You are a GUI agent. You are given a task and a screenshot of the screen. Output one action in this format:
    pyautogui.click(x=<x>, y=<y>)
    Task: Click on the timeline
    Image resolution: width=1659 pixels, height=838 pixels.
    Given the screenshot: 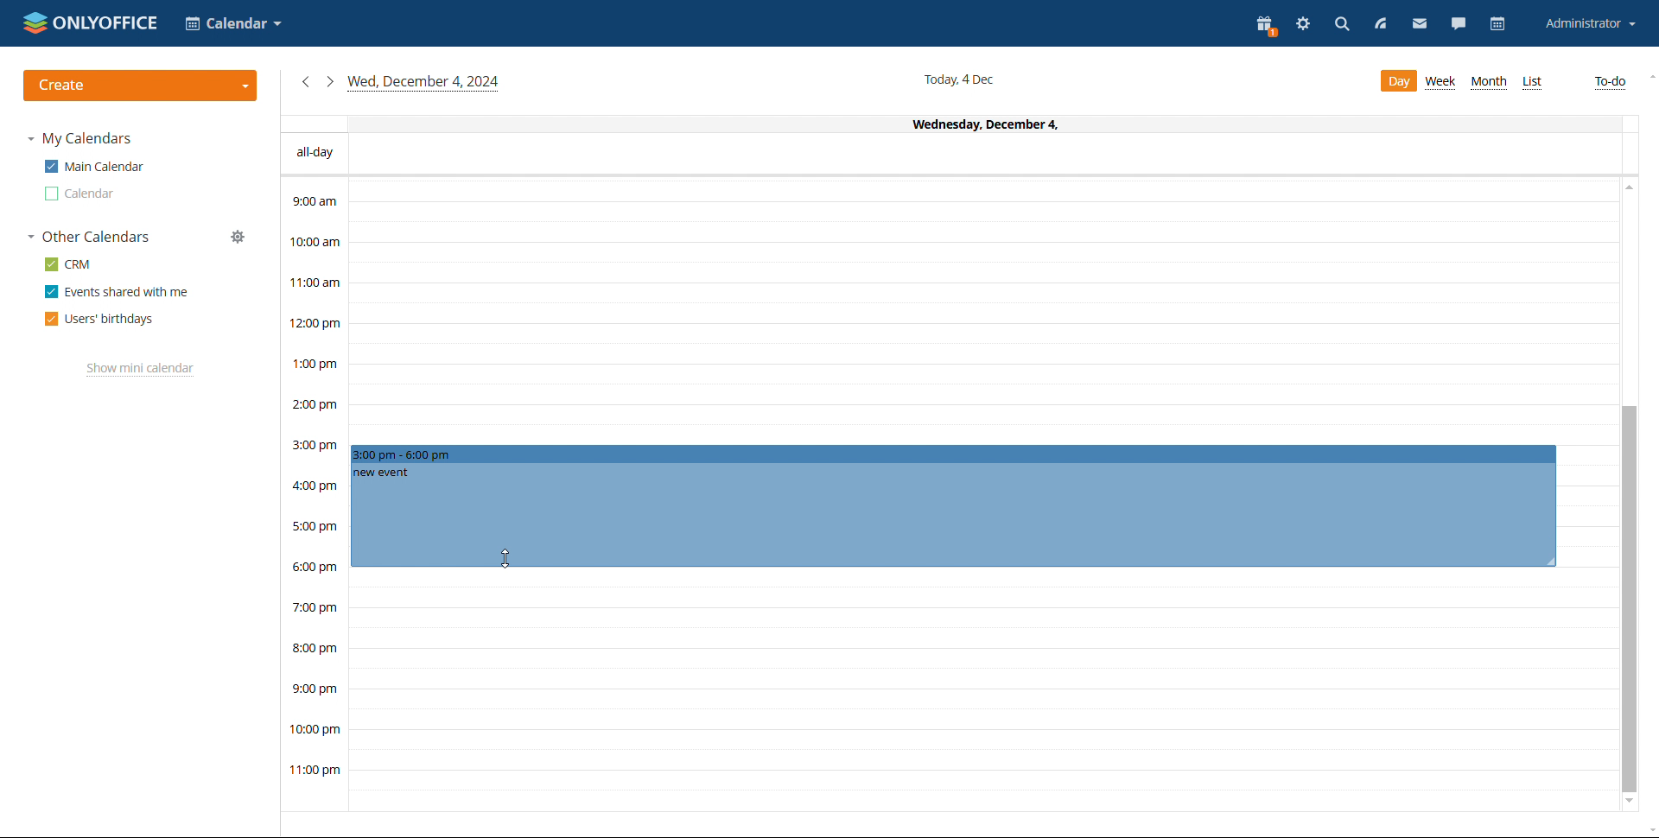 What is the action you would take?
    pyautogui.click(x=314, y=494)
    